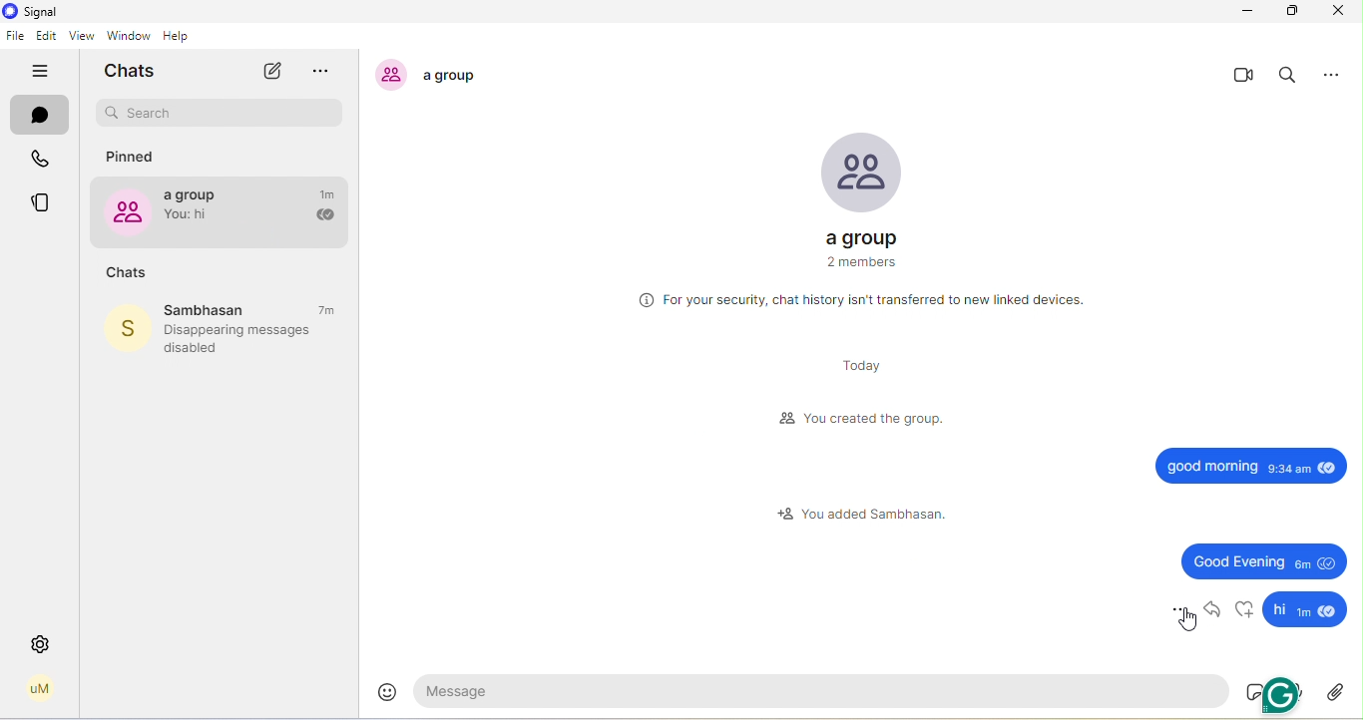  Describe the element at coordinates (183, 36) in the screenshot. I see `help` at that location.